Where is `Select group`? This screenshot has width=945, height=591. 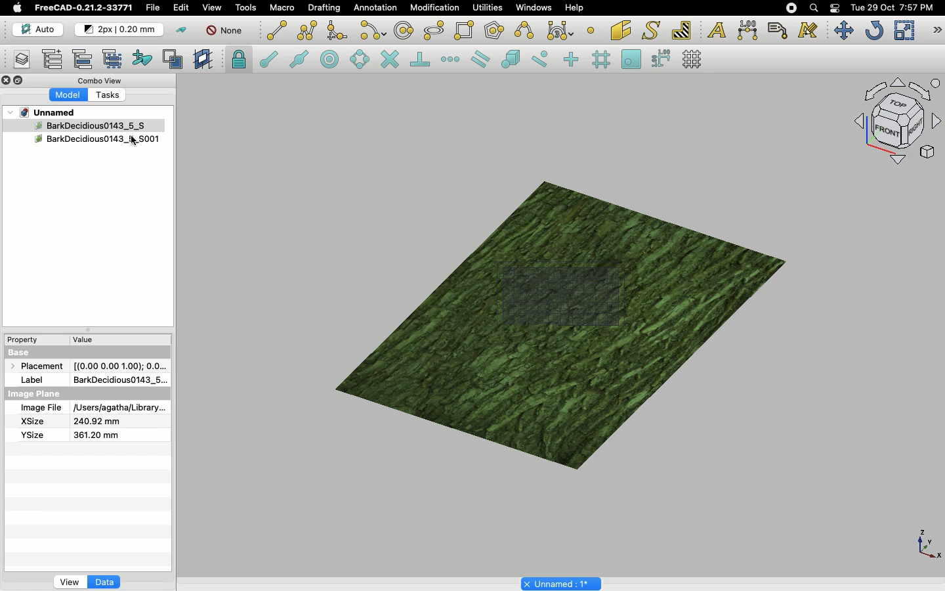 Select group is located at coordinates (114, 58).